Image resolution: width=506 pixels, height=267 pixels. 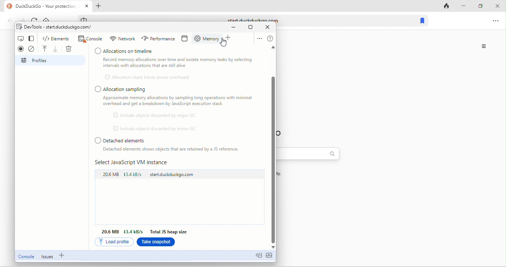 I want to click on cursor, so click(x=224, y=43).